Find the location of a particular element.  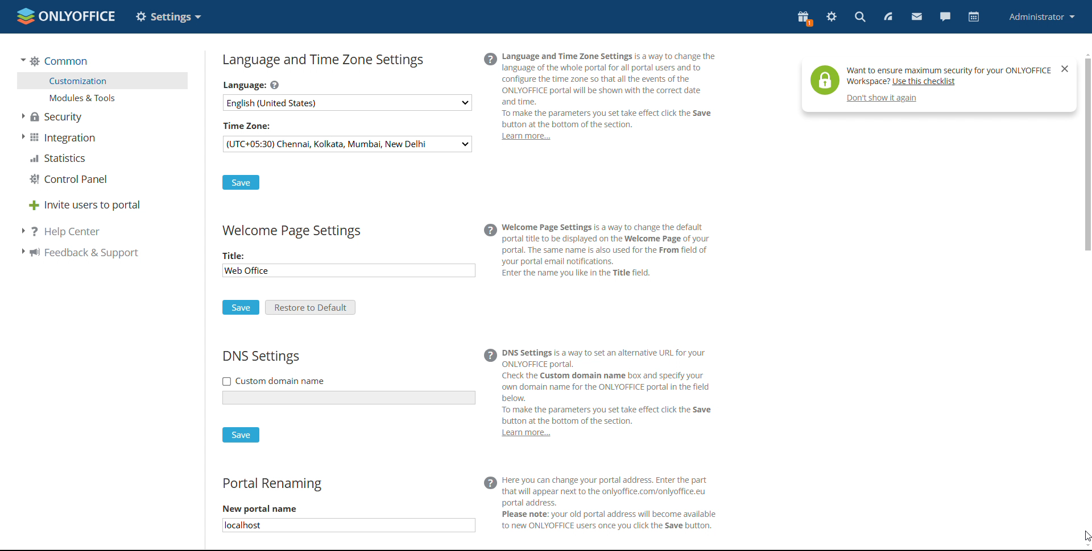

onlyoffice logo is located at coordinates (26, 18).